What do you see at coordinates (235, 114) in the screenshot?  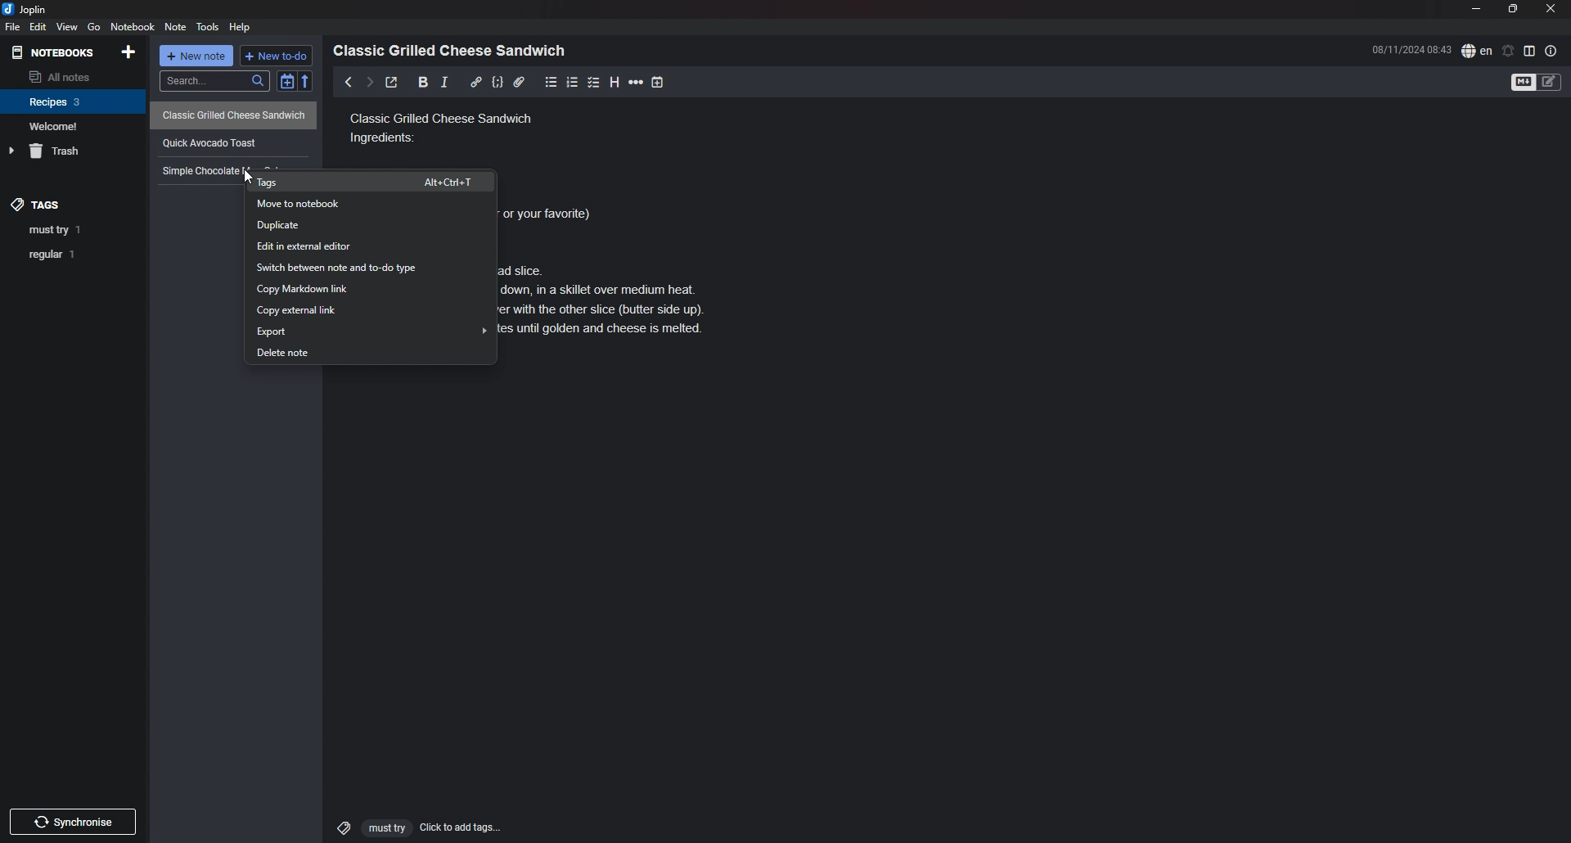 I see `Classic Grilled Cheese Sandwich` at bounding box center [235, 114].